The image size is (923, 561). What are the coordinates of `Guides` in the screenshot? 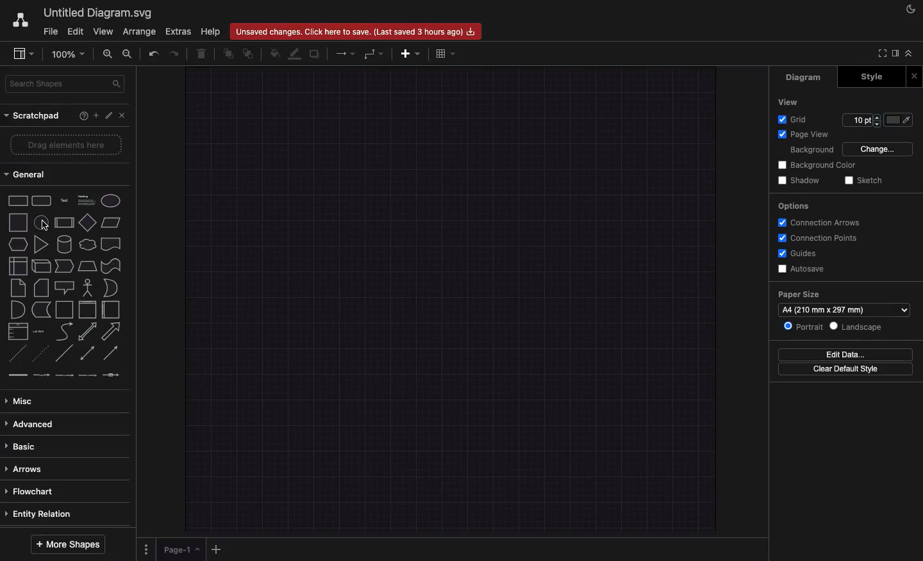 It's located at (800, 254).